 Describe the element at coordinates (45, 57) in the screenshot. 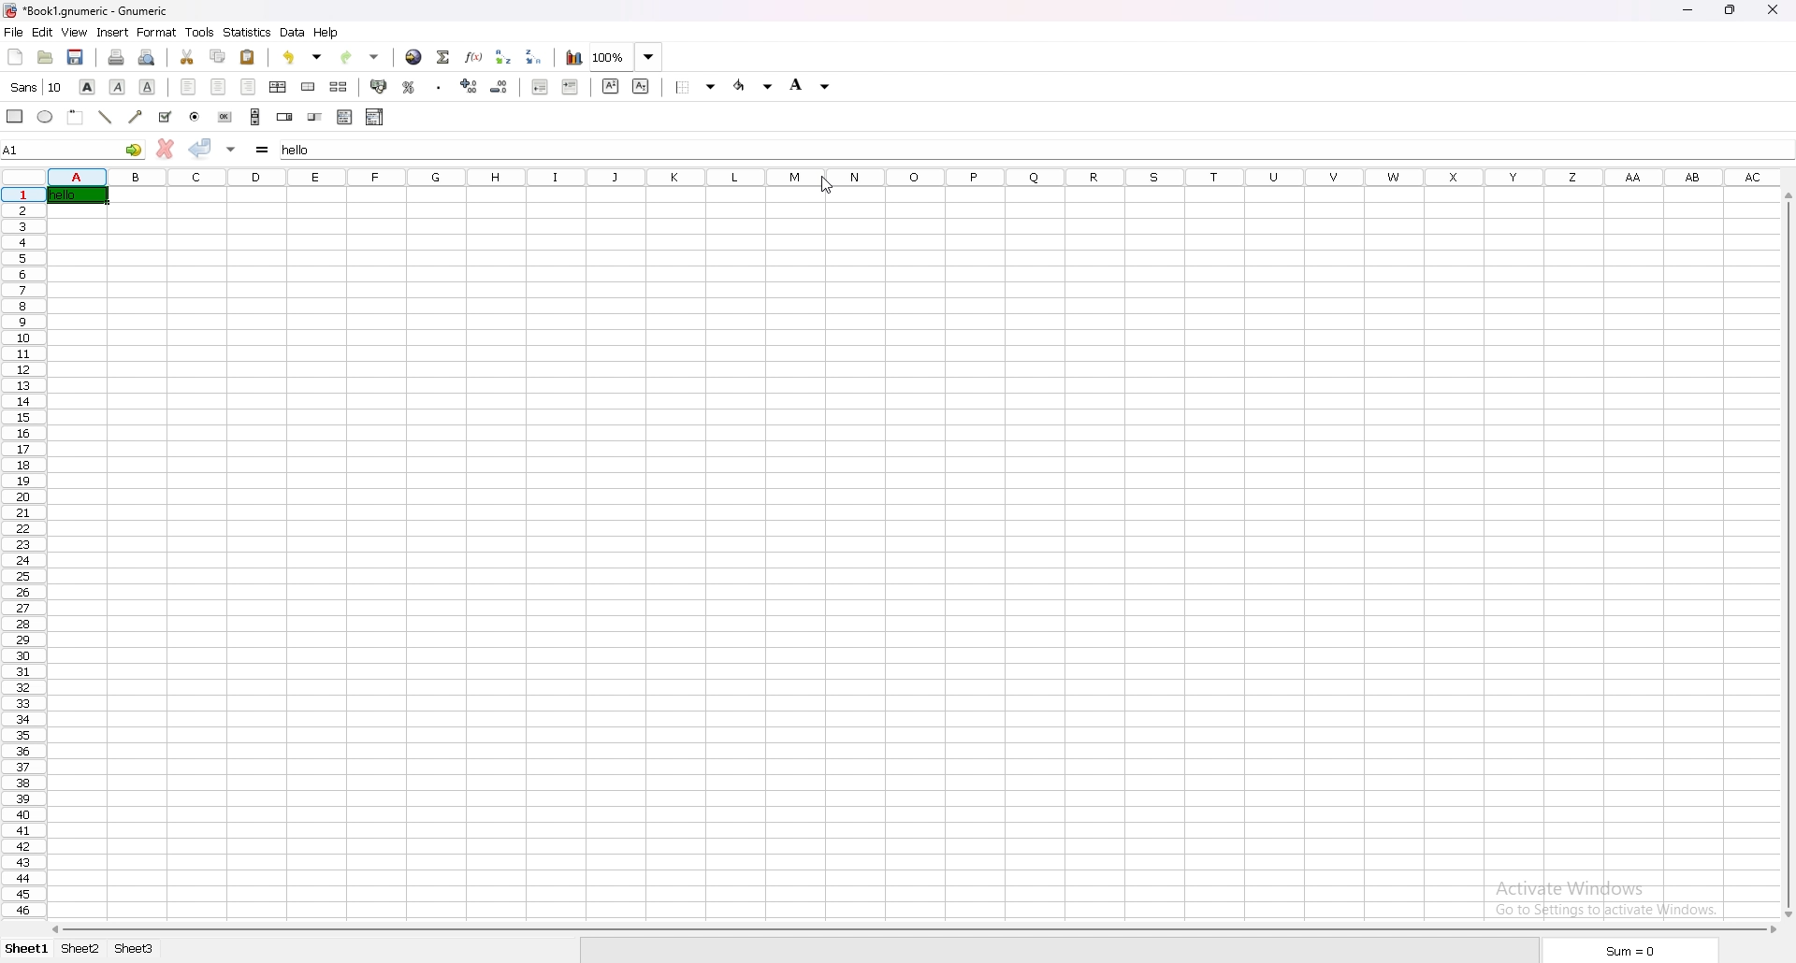

I see `open` at that location.